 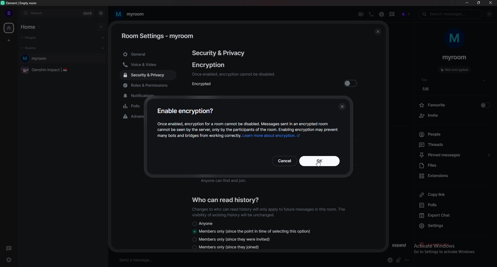 I want to click on notifications, so click(x=140, y=96).